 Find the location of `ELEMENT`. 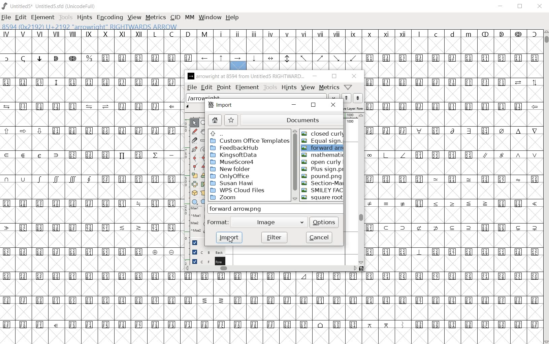

ELEMENT is located at coordinates (43, 17).